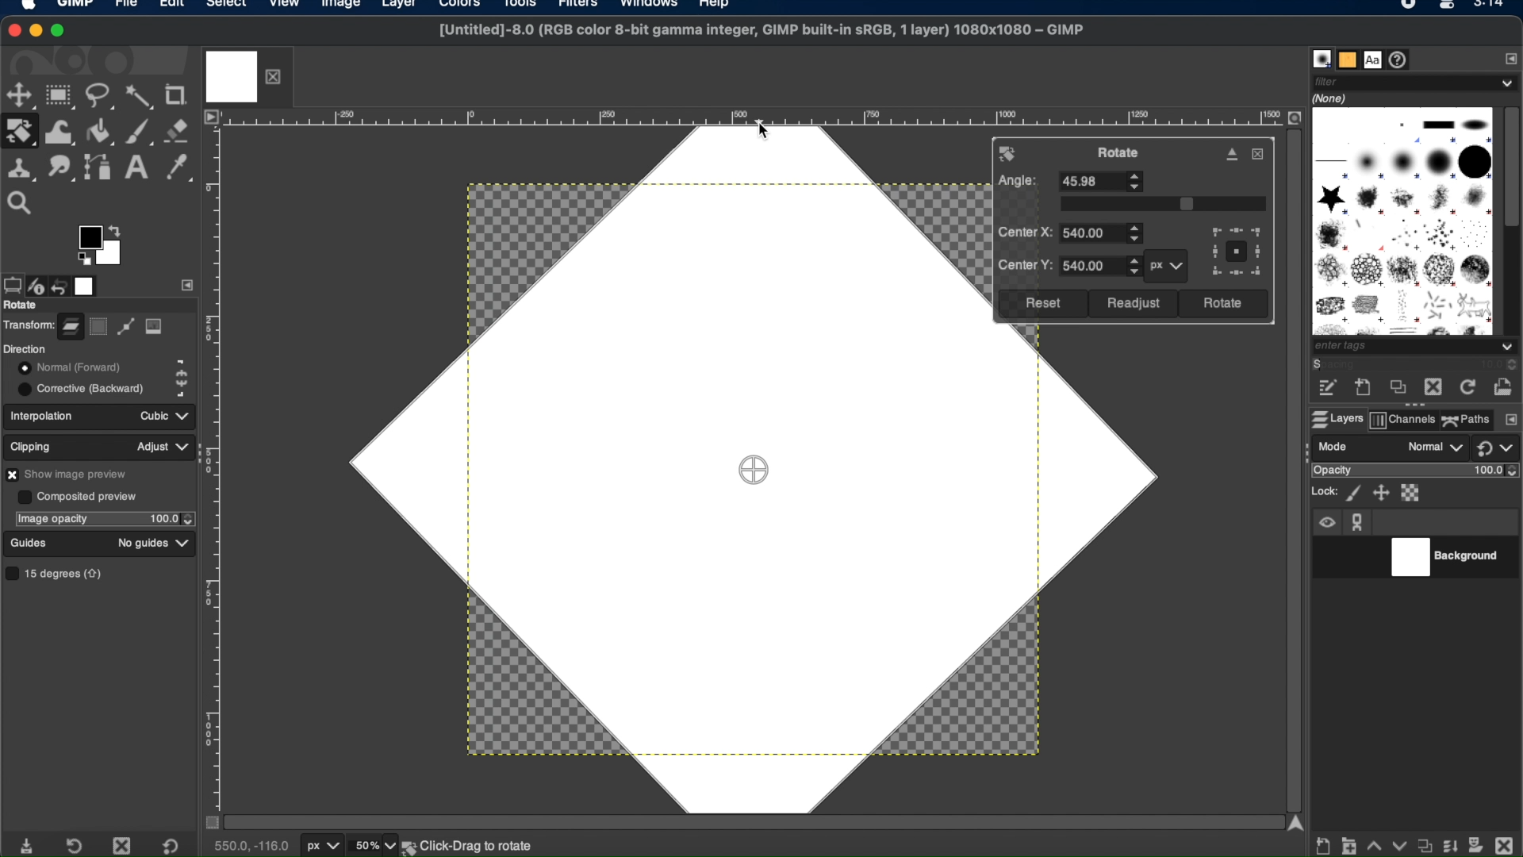 This screenshot has width=1523, height=857. What do you see at coordinates (61, 96) in the screenshot?
I see `rectangle select tool` at bounding box center [61, 96].